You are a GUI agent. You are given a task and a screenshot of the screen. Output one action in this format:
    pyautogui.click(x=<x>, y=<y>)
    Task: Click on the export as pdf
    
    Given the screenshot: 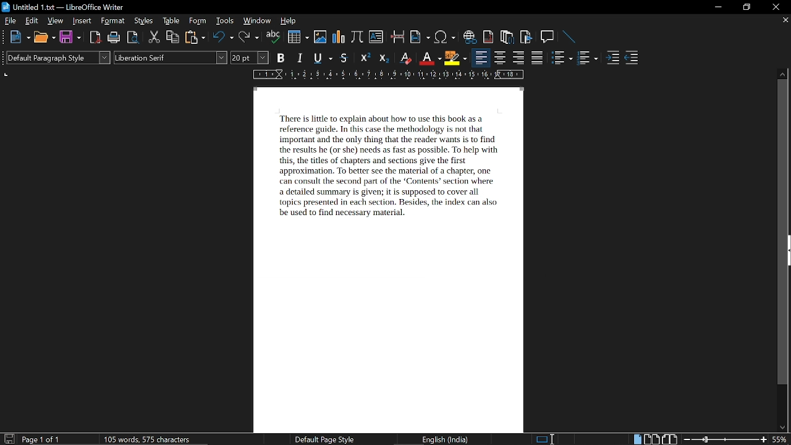 What is the action you would take?
    pyautogui.click(x=96, y=37)
    